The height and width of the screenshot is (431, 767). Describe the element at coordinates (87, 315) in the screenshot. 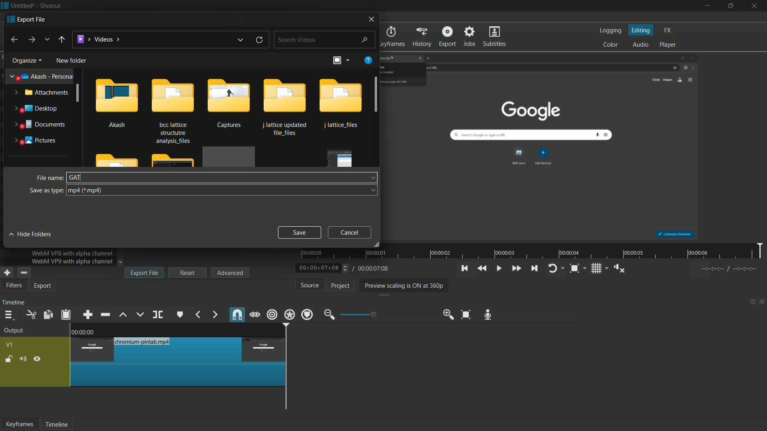

I see `append` at that location.